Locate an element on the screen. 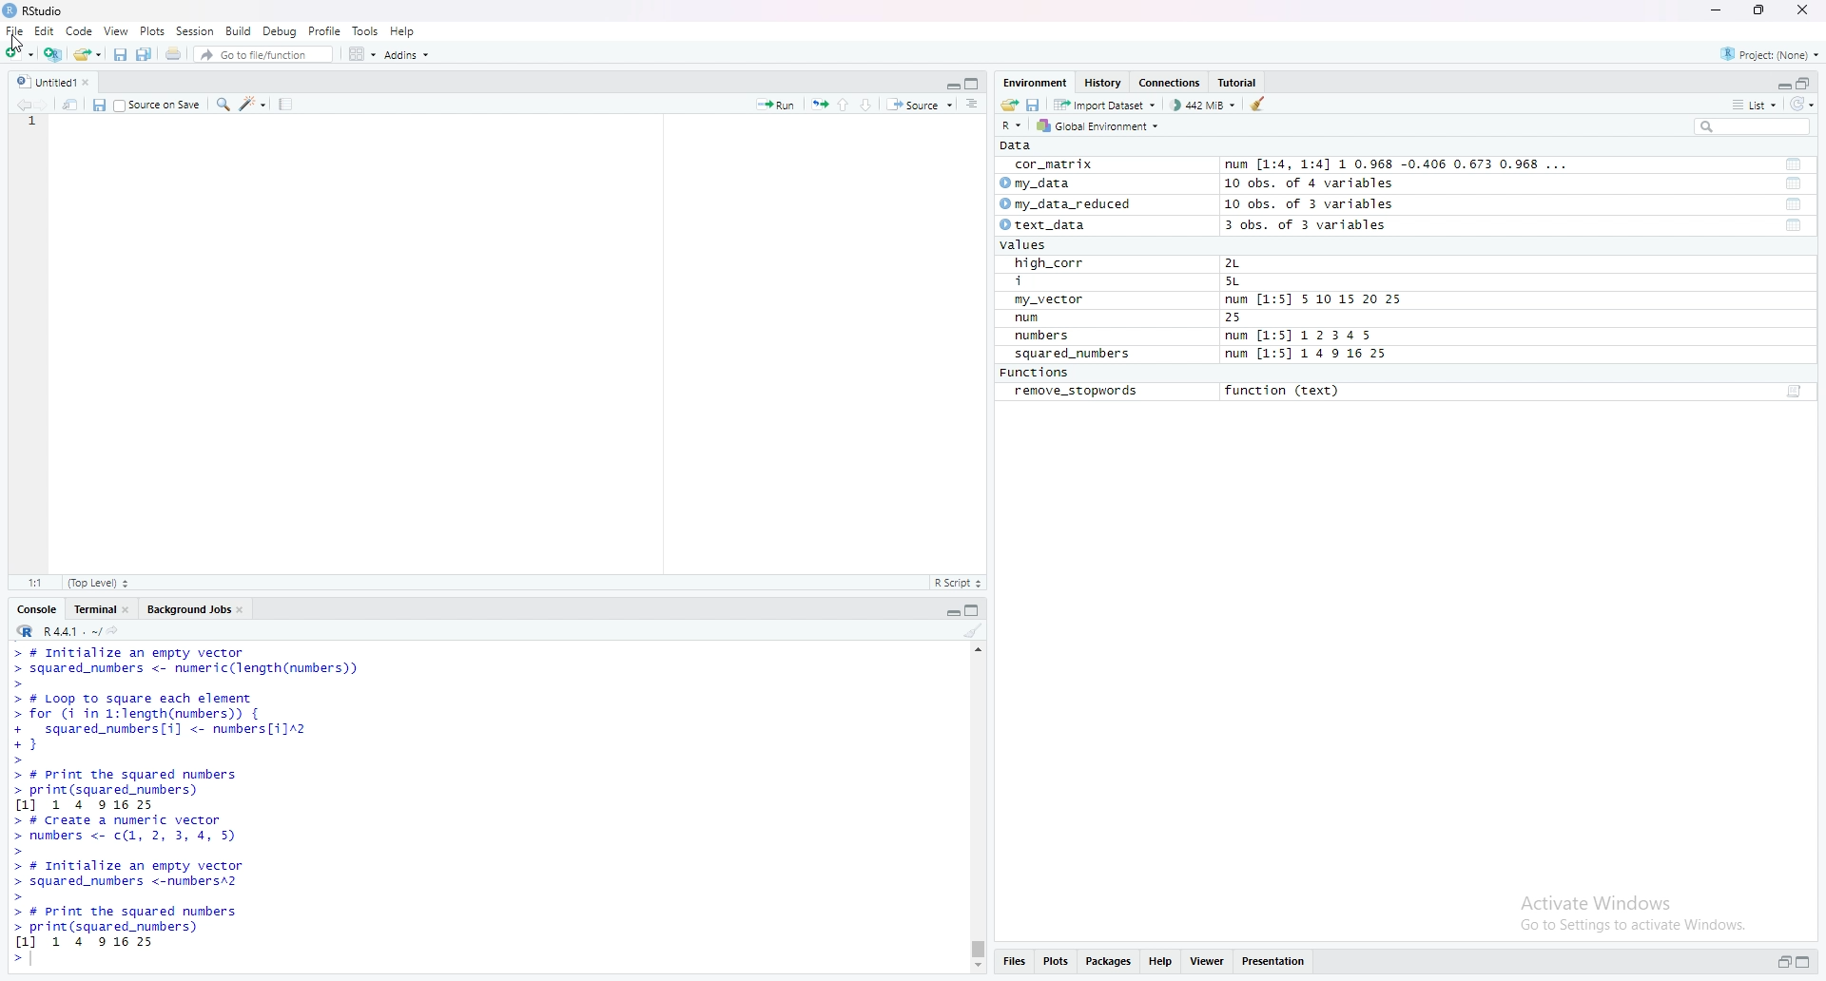 The height and width of the screenshot is (981, 1826). Cursor is located at coordinates (16, 44).